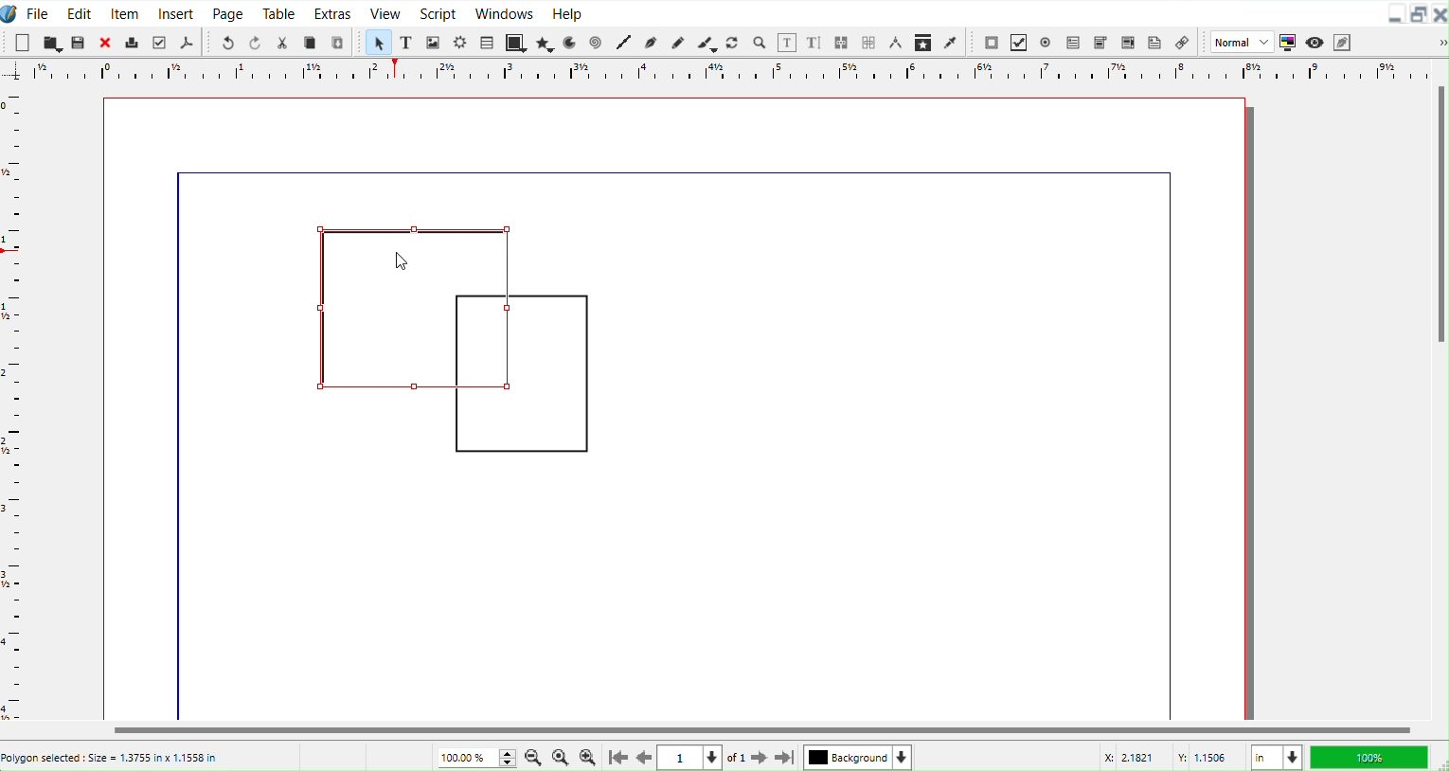 This screenshot has width=1449, height=771. What do you see at coordinates (227, 42) in the screenshot?
I see `Undo` at bounding box center [227, 42].